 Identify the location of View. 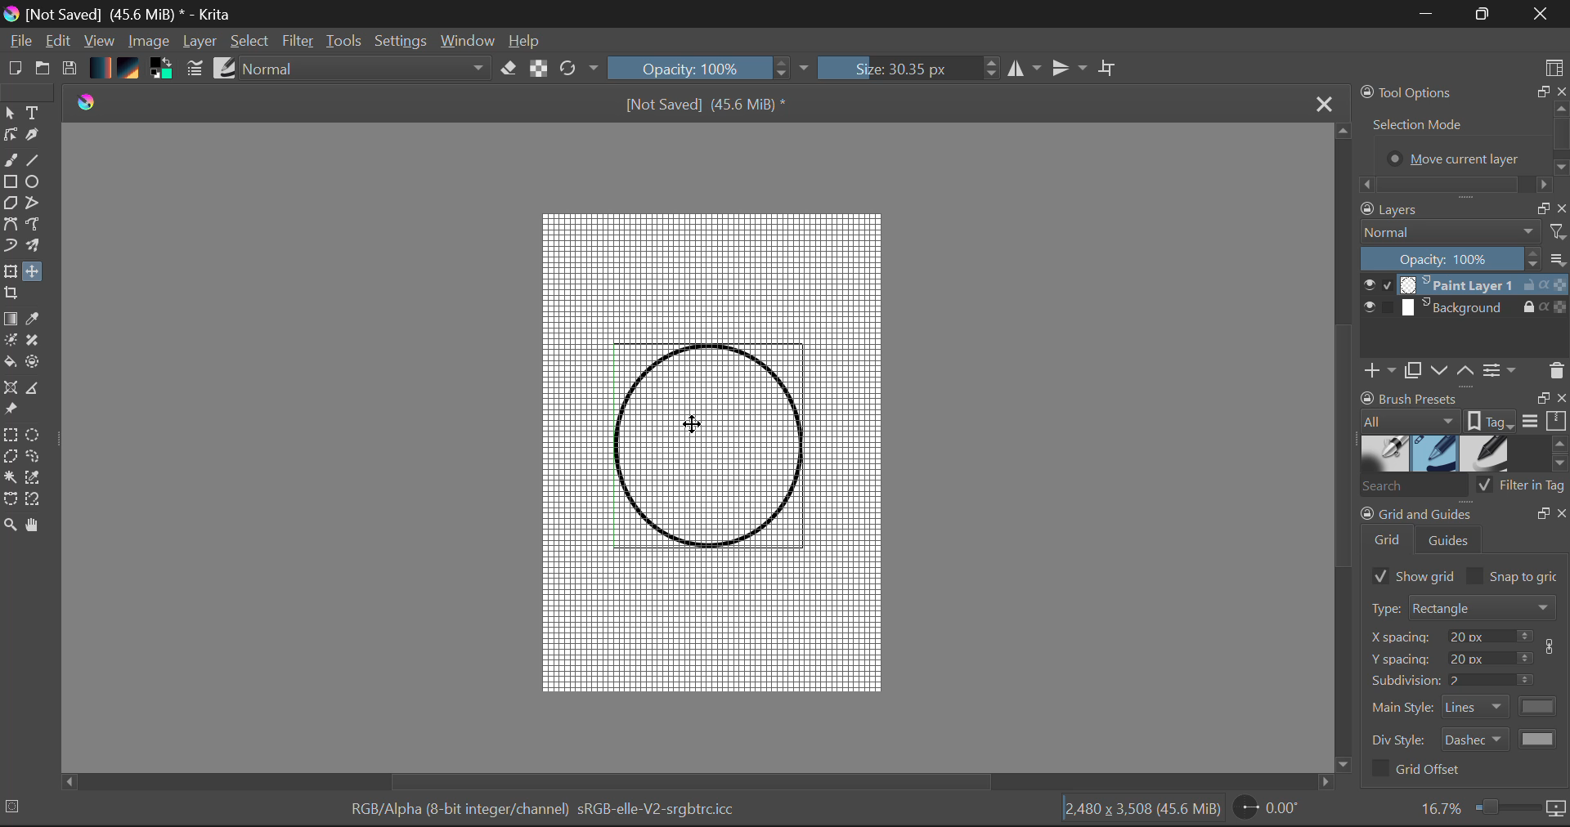
(100, 41).